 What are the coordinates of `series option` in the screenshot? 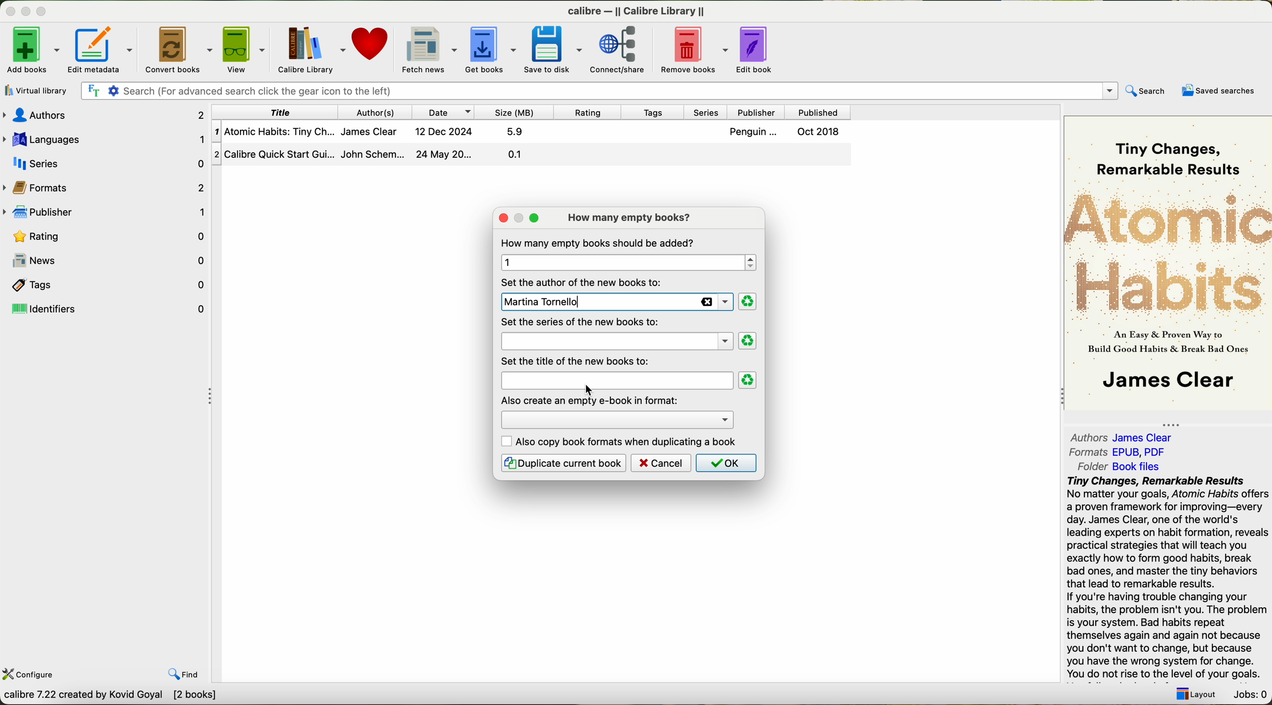 It's located at (616, 341).